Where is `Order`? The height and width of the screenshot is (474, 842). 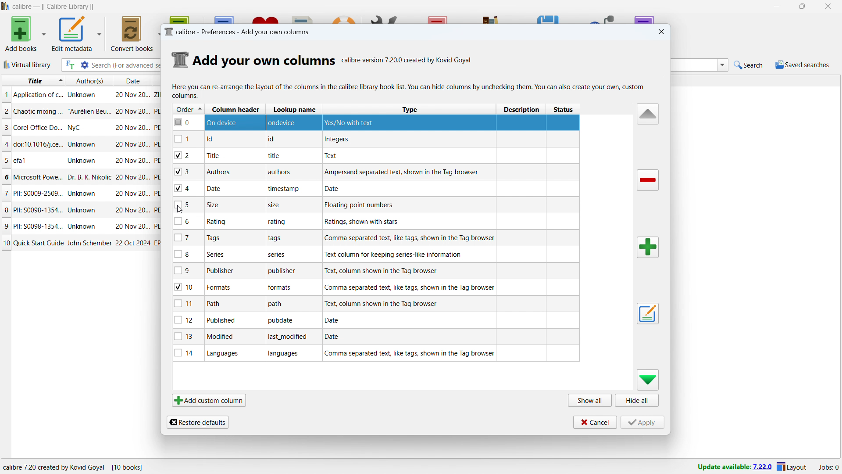
Order is located at coordinates (188, 108).